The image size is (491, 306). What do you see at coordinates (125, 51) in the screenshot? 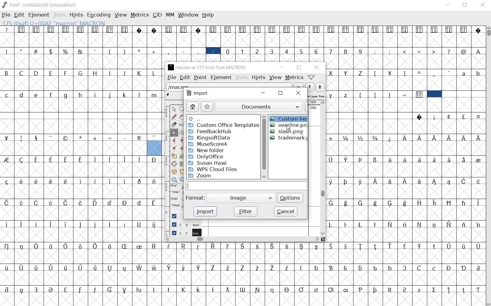
I see `)` at bounding box center [125, 51].